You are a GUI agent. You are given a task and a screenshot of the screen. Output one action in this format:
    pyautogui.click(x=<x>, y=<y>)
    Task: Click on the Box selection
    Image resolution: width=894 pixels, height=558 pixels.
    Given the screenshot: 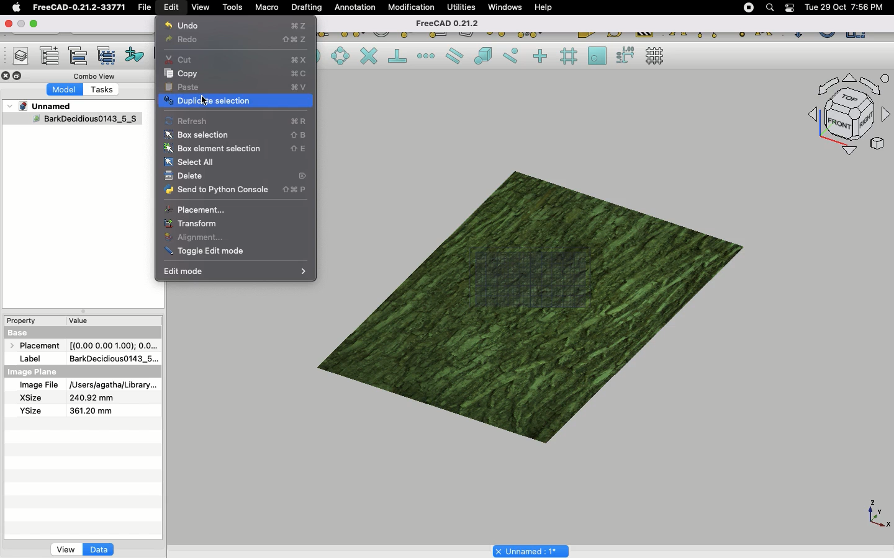 What is the action you would take?
    pyautogui.click(x=237, y=136)
    